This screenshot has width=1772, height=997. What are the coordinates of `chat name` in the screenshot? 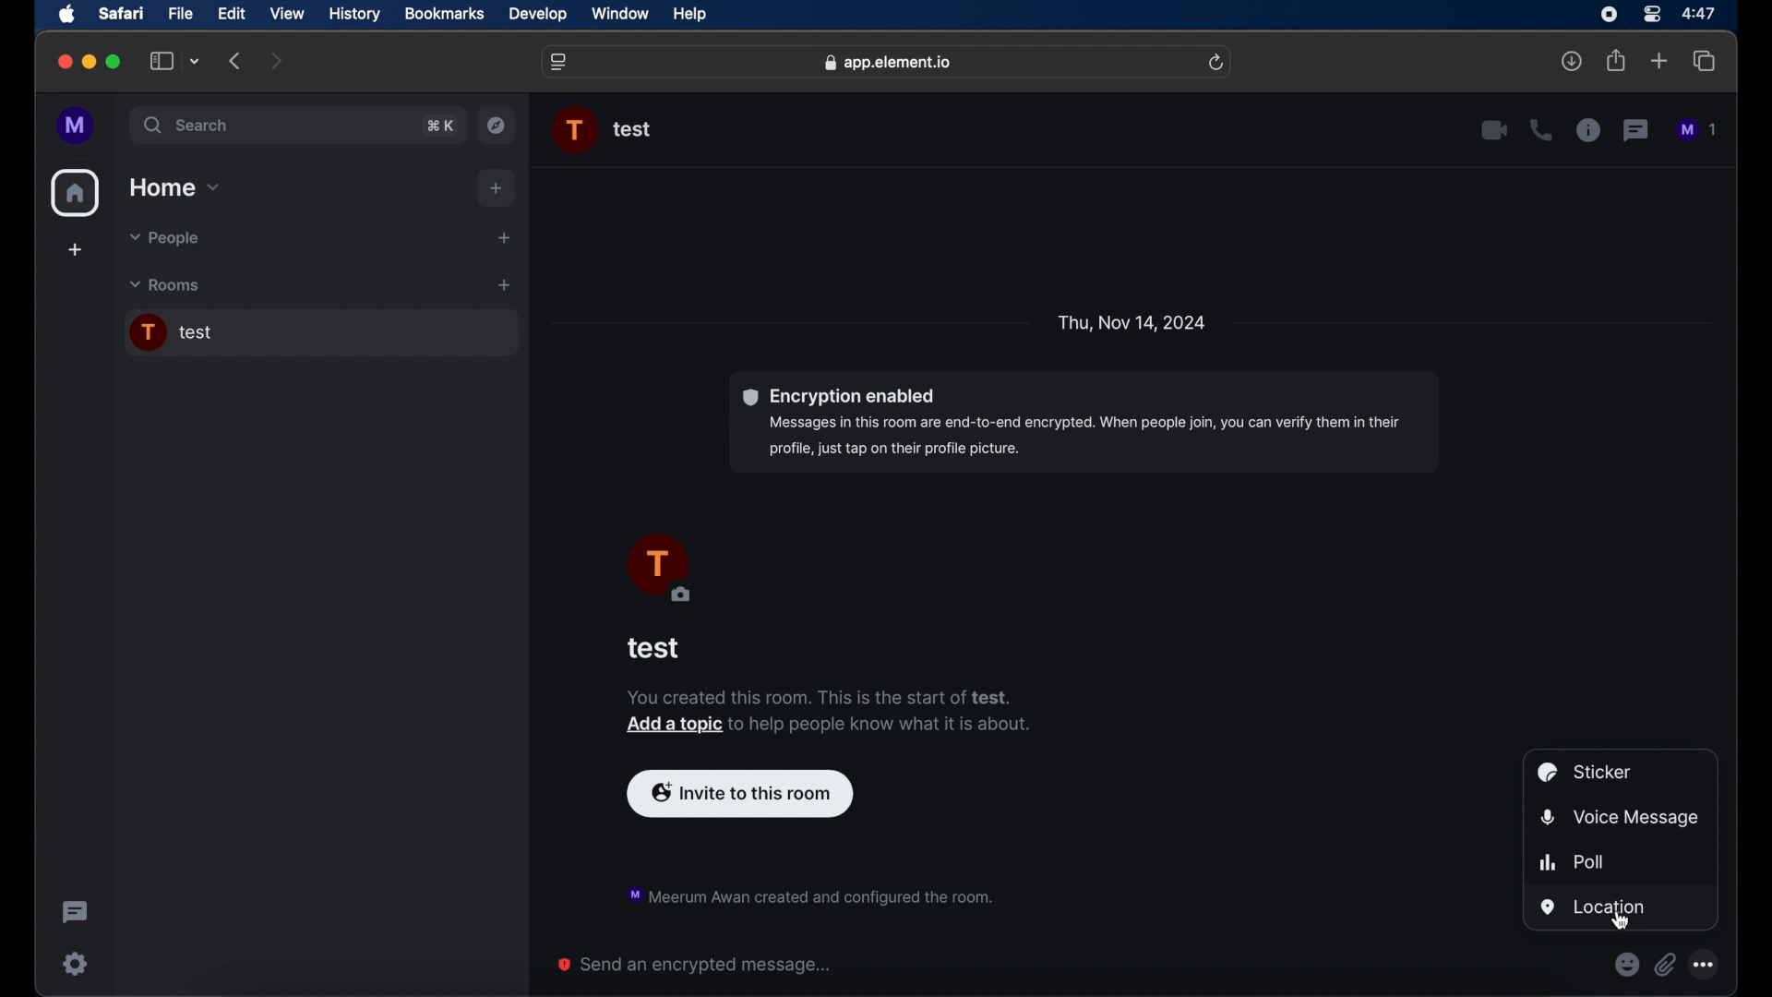 It's located at (633, 130).